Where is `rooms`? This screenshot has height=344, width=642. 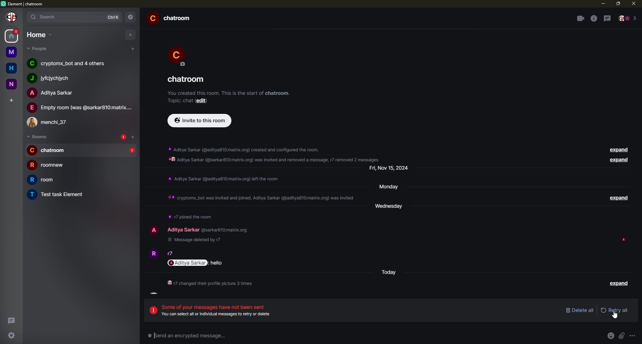
rooms is located at coordinates (37, 137).